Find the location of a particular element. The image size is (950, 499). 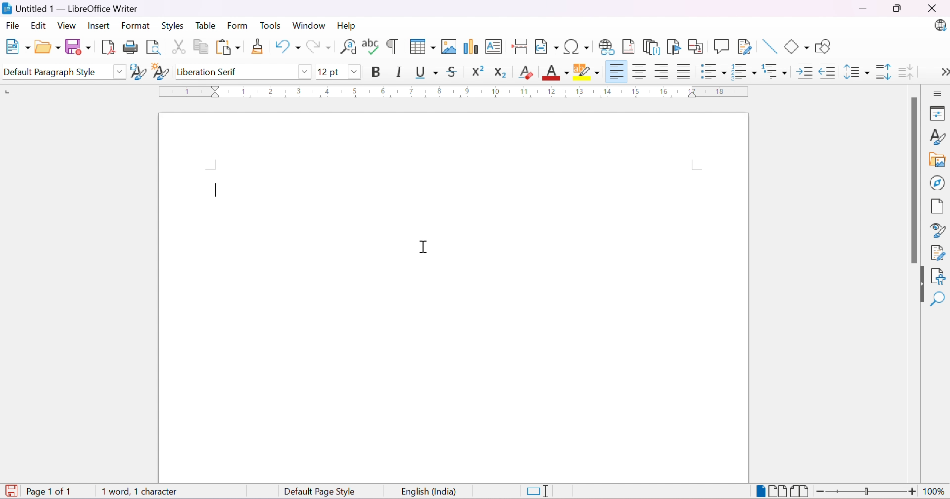

Set Line Spacing is located at coordinates (856, 70).